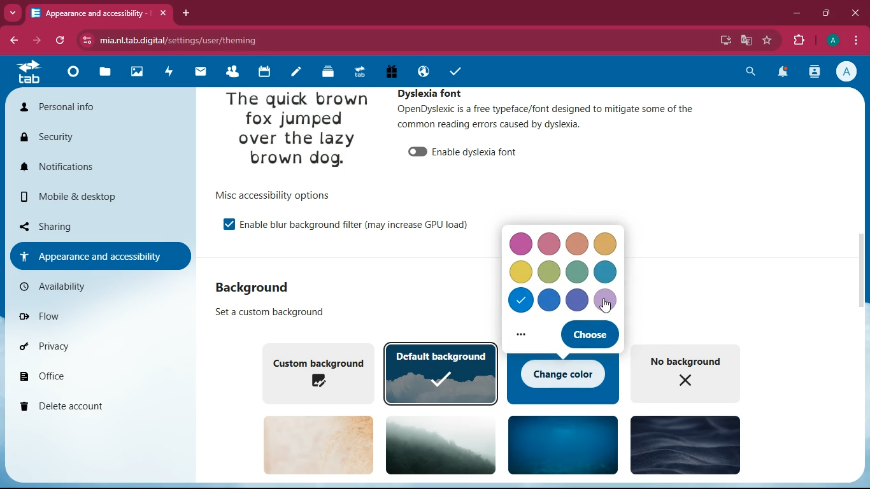 Image resolution: width=870 pixels, height=489 pixels. What do you see at coordinates (827, 13) in the screenshot?
I see `maximize` at bounding box center [827, 13].